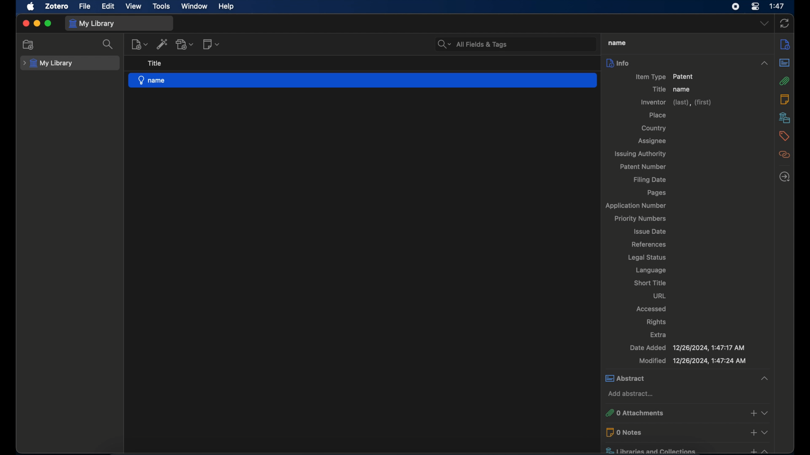 This screenshot has width=810, height=455. Describe the element at coordinates (785, 99) in the screenshot. I see `notes` at that location.